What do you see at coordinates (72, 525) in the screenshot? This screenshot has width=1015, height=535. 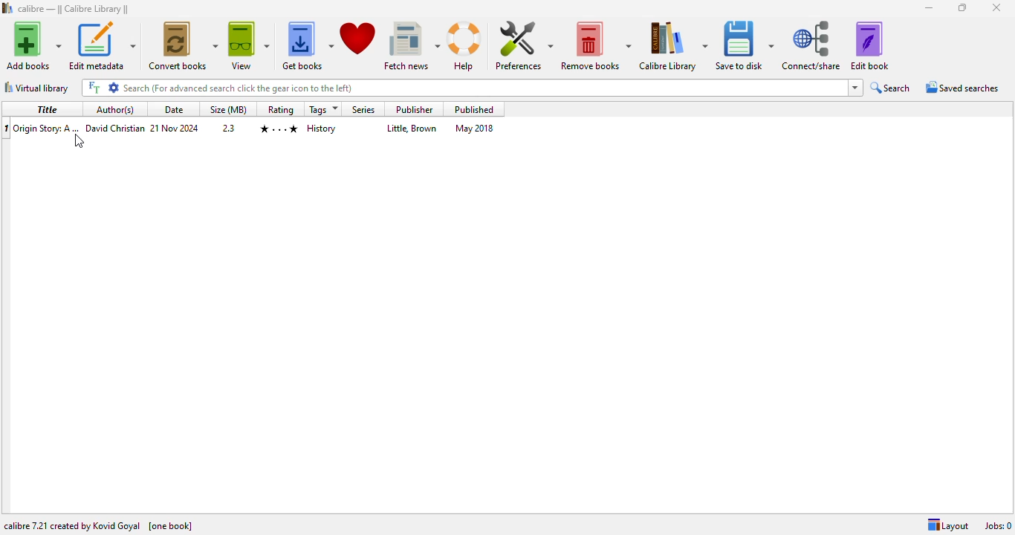 I see `calibre 7.21 created by Kovid Goyal` at bounding box center [72, 525].